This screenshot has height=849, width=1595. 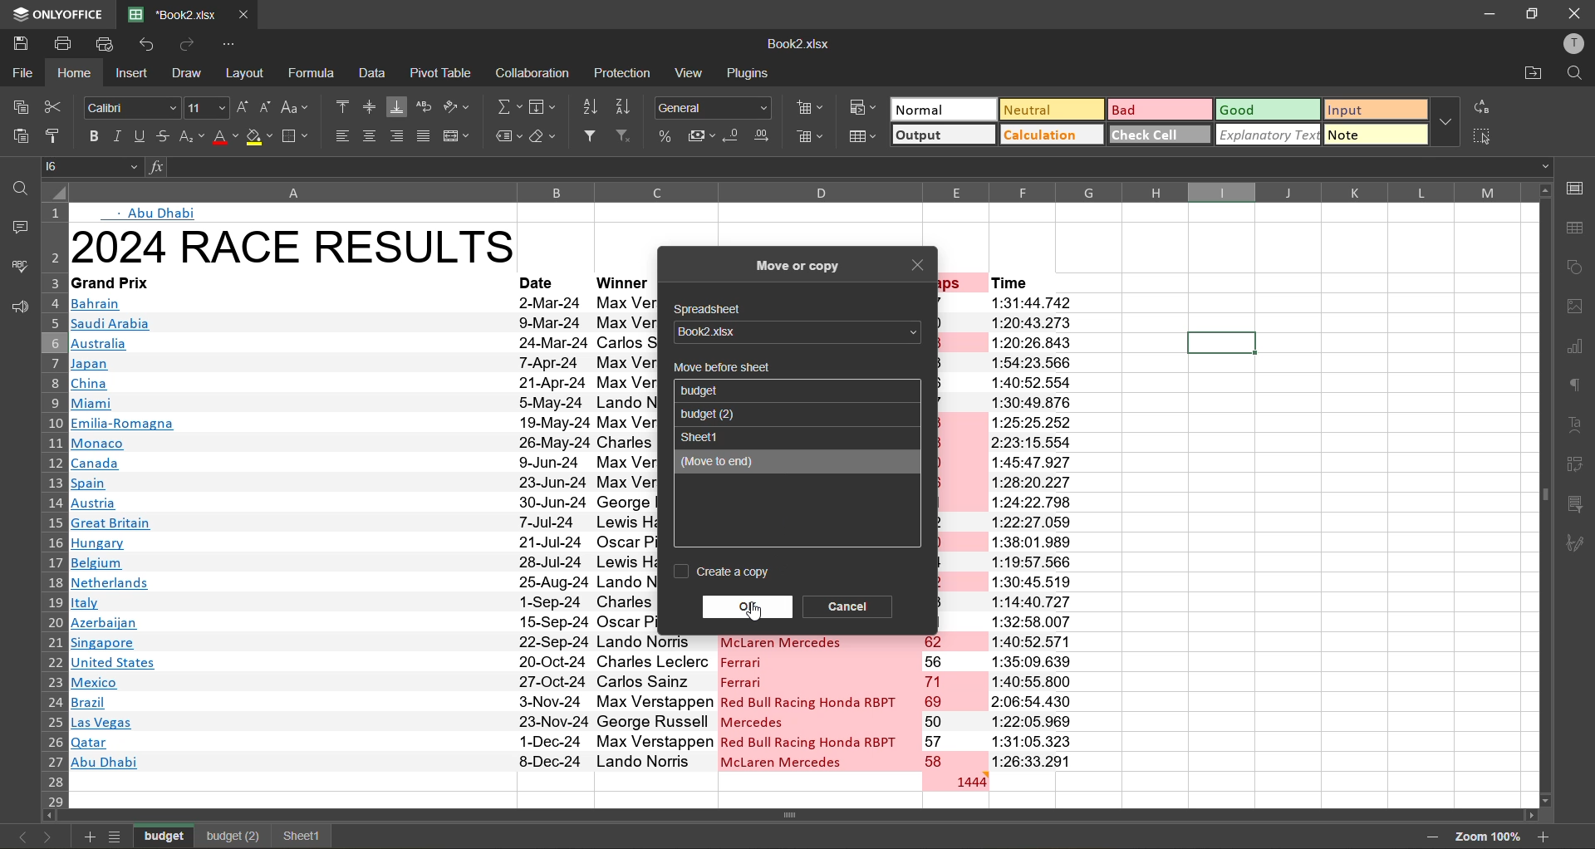 What do you see at coordinates (118, 837) in the screenshot?
I see `sheet list` at bounding box center [118, 837].